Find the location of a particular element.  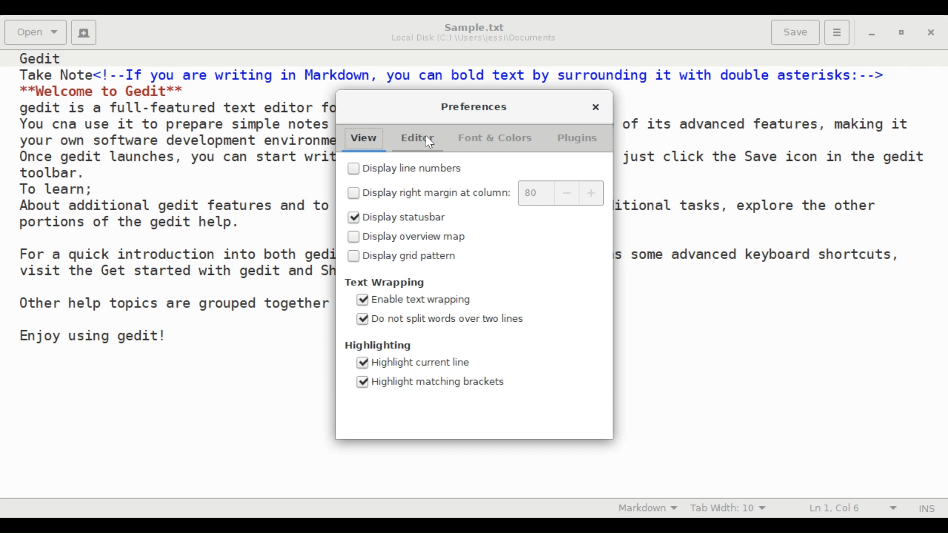

View (Current) is located at coordinates (365, 139).